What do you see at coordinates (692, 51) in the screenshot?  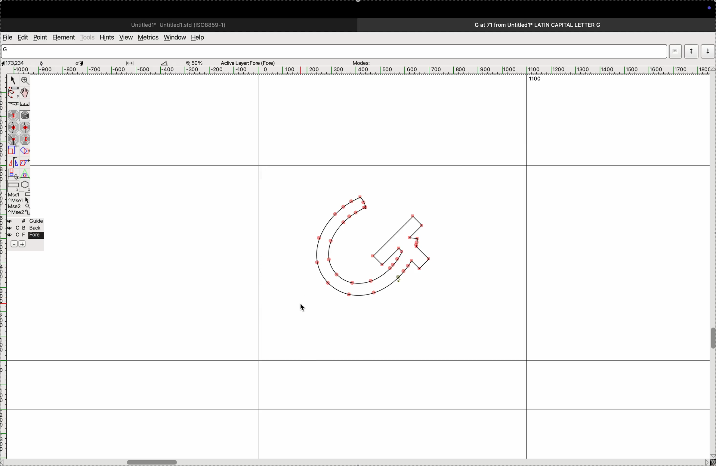 I see `show current word list` at bounding box center [692, 51].